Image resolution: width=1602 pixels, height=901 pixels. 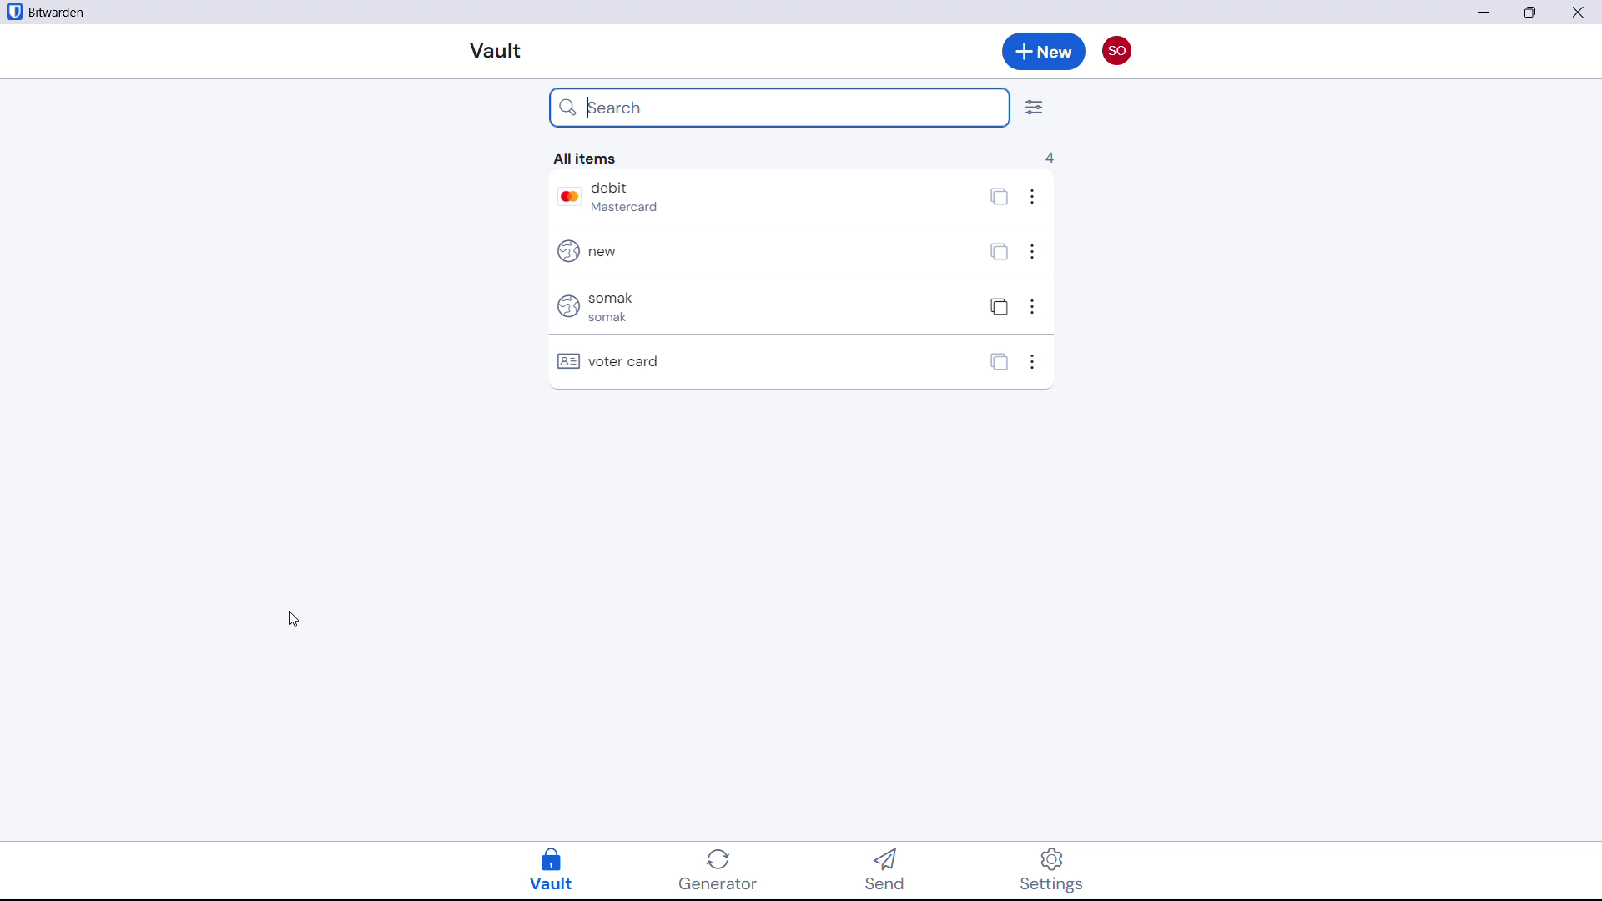 What do you see at coordinates (1035, 363) in the screenshot?
I see `option for "voter card"` at bounding box center [1035, 363].